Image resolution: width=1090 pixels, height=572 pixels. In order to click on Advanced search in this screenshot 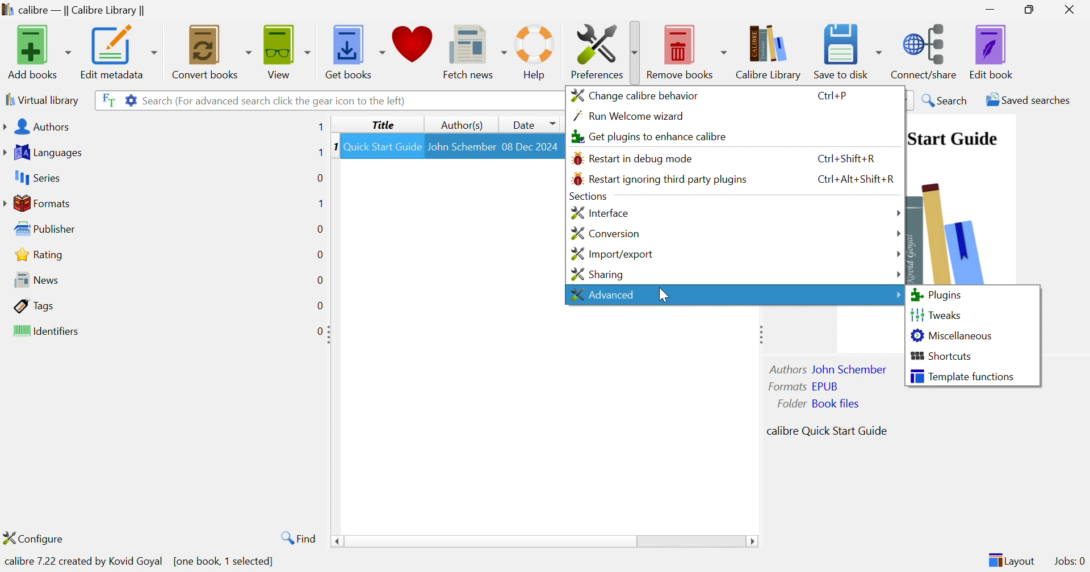, I will do `click(130, 99)`.